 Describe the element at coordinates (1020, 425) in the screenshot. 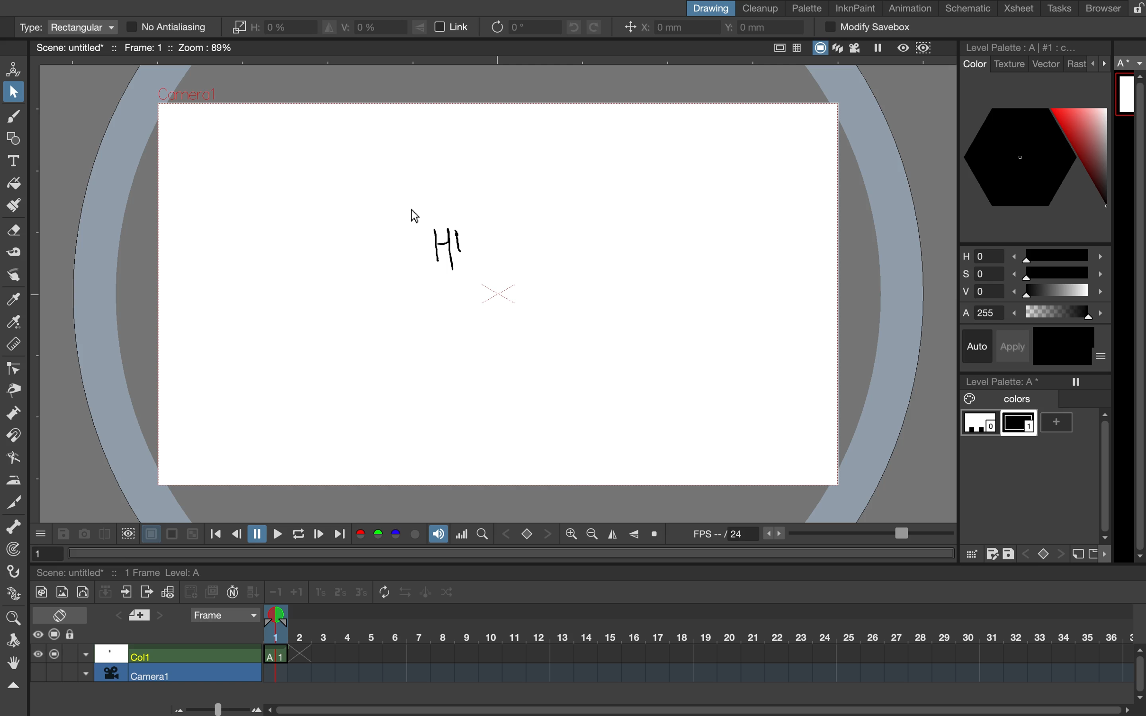

I see `color 1` at that location.